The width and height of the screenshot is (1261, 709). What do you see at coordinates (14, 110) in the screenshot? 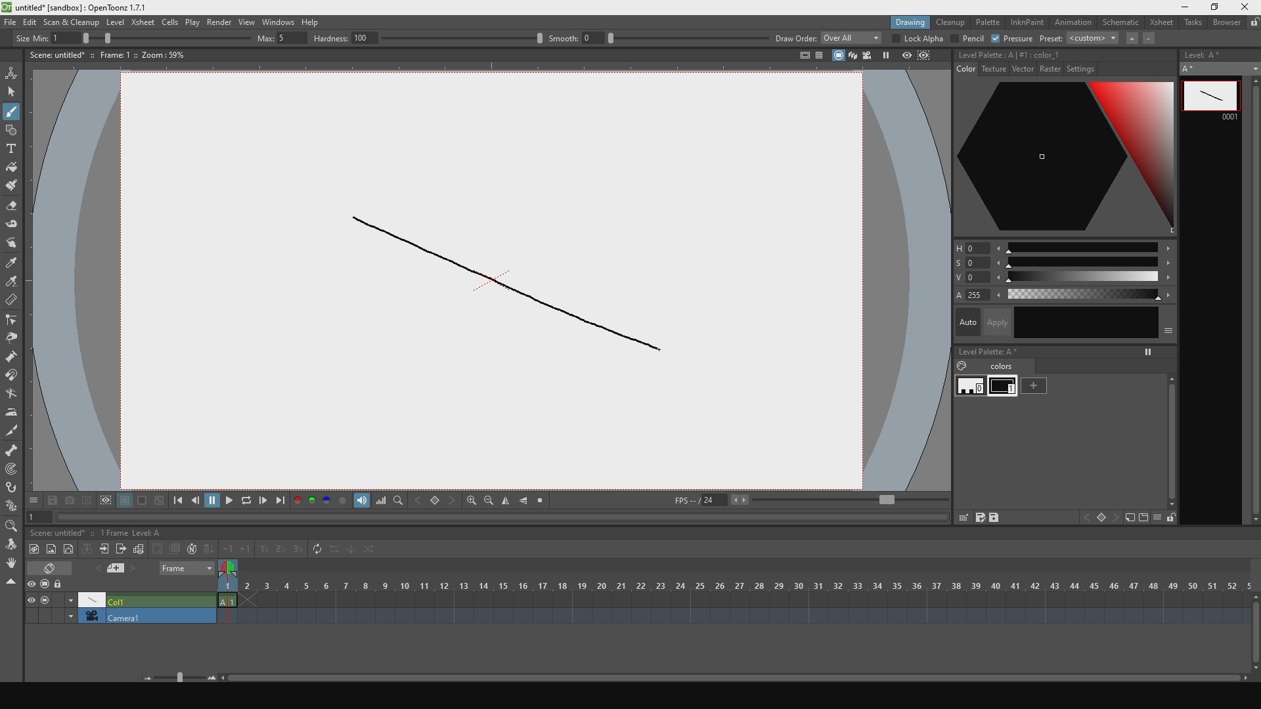
I see `draw` at bounding box center [14, 110].